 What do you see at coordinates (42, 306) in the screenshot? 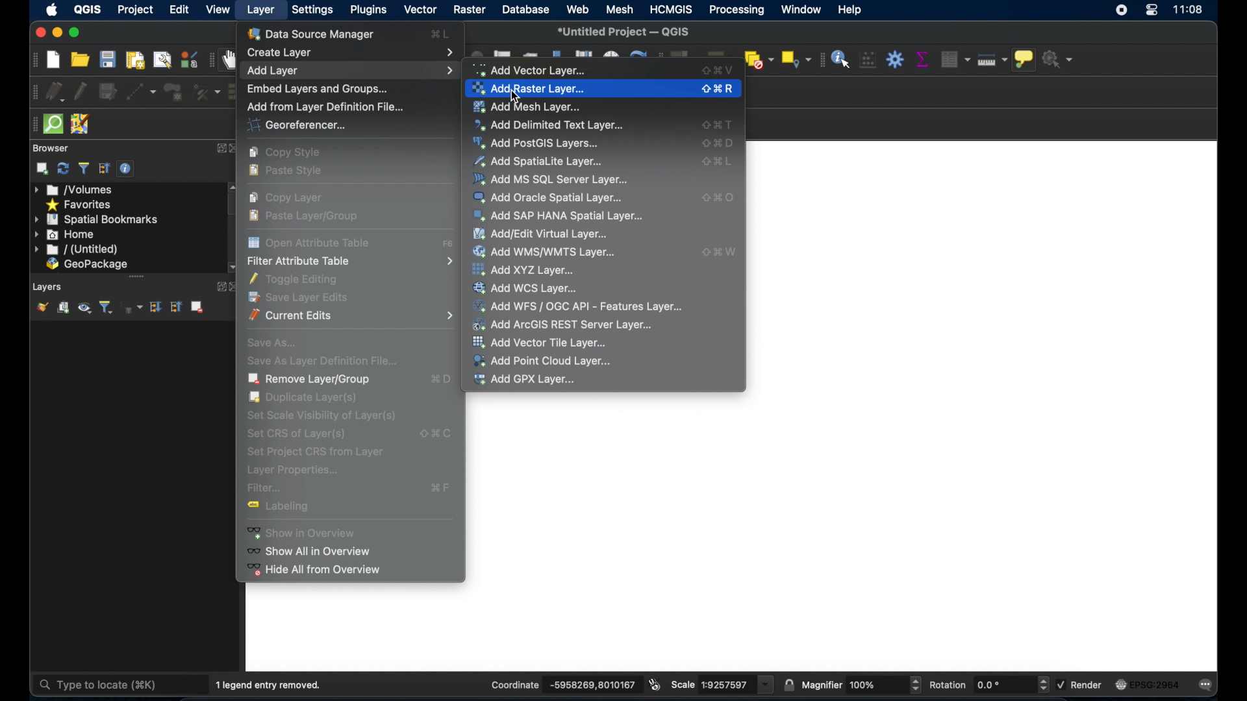
I see `open layer styling panel` at bounding box center [42, 306].